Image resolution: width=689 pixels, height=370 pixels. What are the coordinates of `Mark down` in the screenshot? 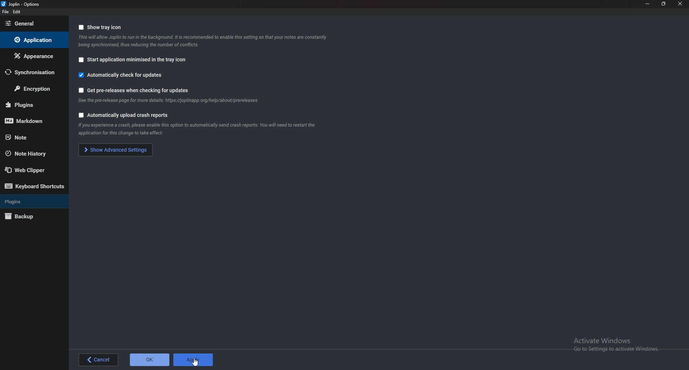 It's located at (31, 120).